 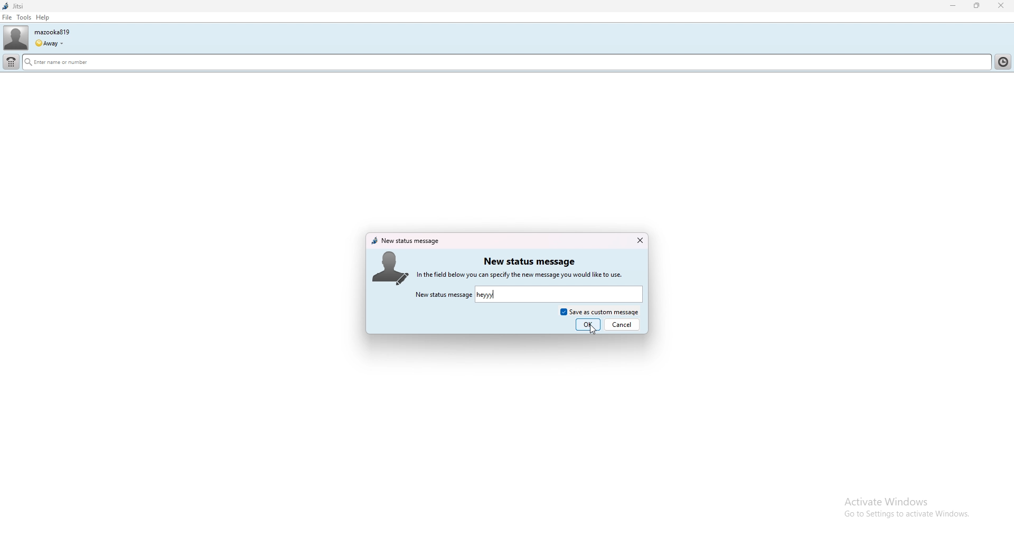 What do you see at coordinates (978, 5) in the screenshot?
I see `resize` at bounding box center [978, 5].